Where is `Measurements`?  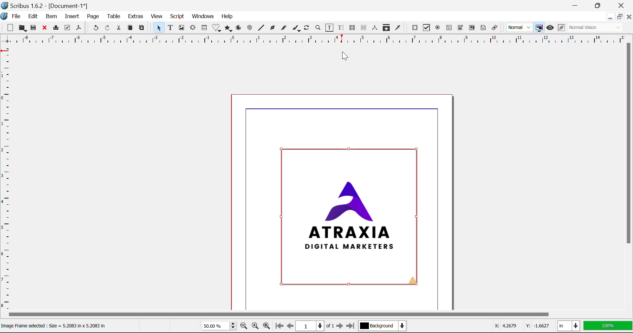
Measurements is located at coordinates (376, 28).